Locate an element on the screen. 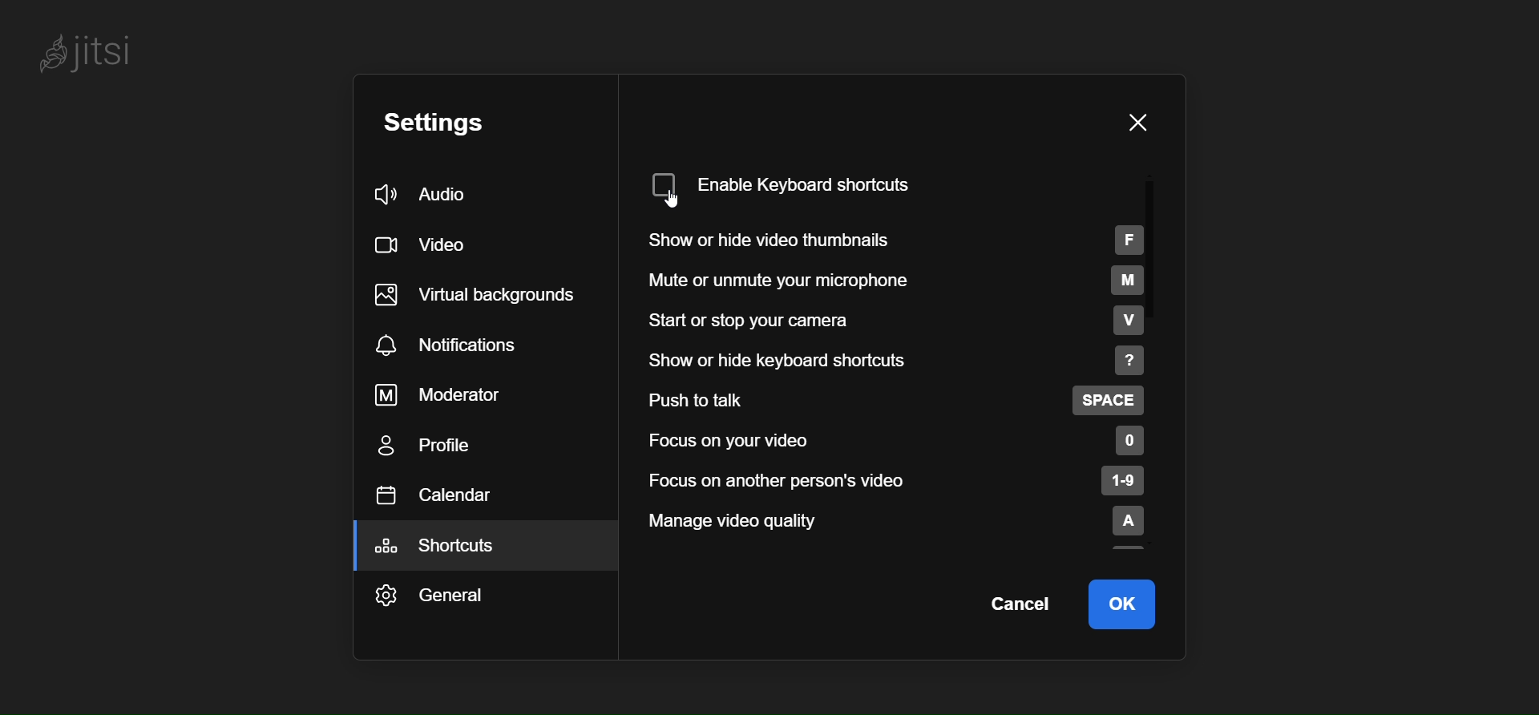 The height and width of the screenshot is (715, 1539). push to talk is located at coordinates (884, 402).